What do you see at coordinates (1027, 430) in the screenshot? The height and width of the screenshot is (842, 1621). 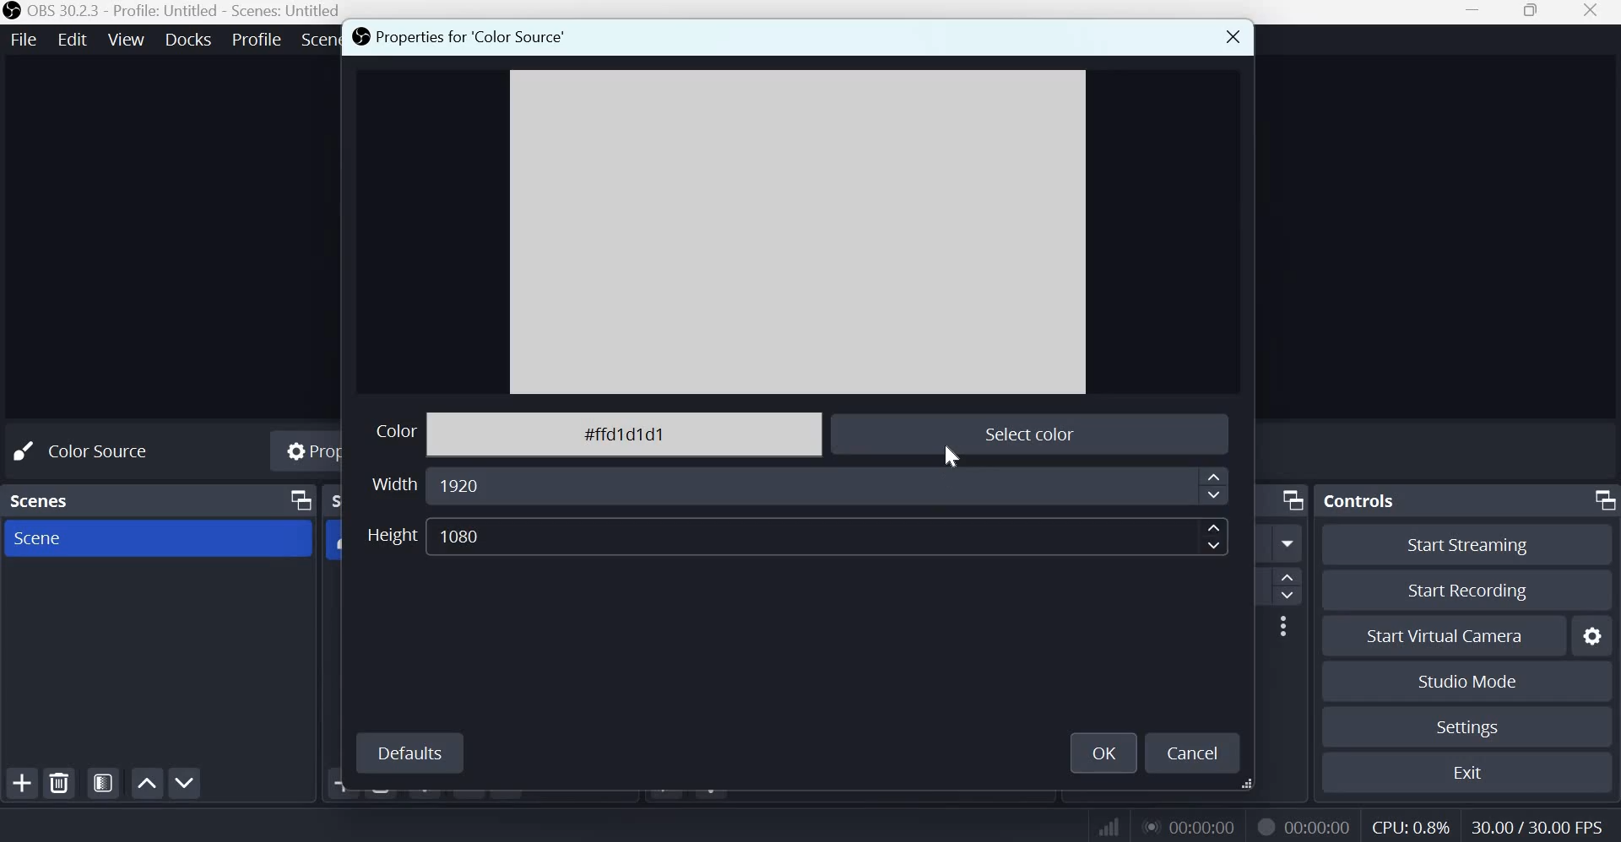 I see `Select color` at bounding box center [1027, 430].